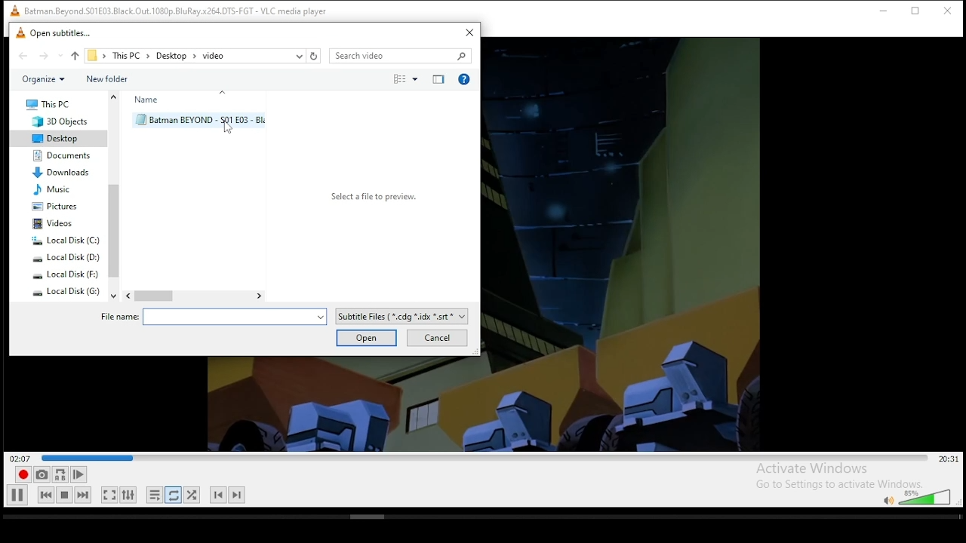 The width and height of the screenshot is (966, 543). Describe the element at coordinates (65, 241) in the screenshot. I see `system drive 1` at that location.